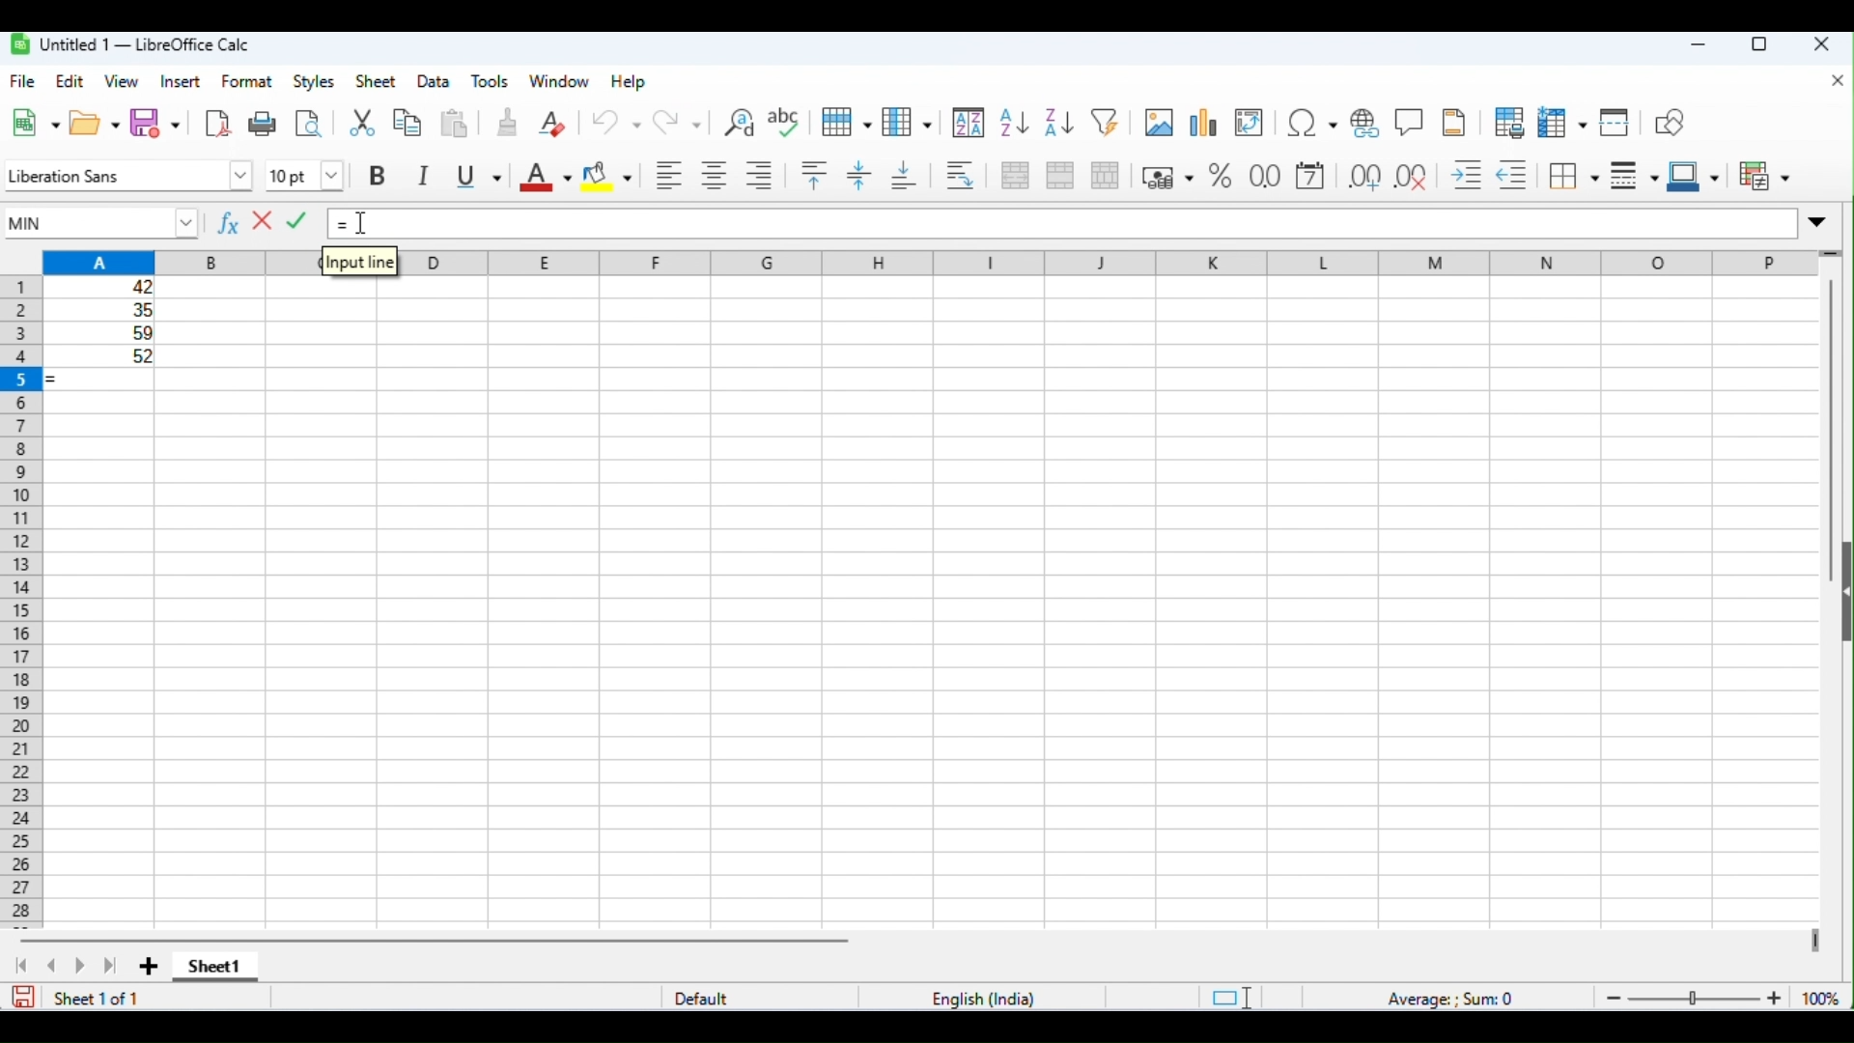  I want to click on format as currency, so click(1168, 175).